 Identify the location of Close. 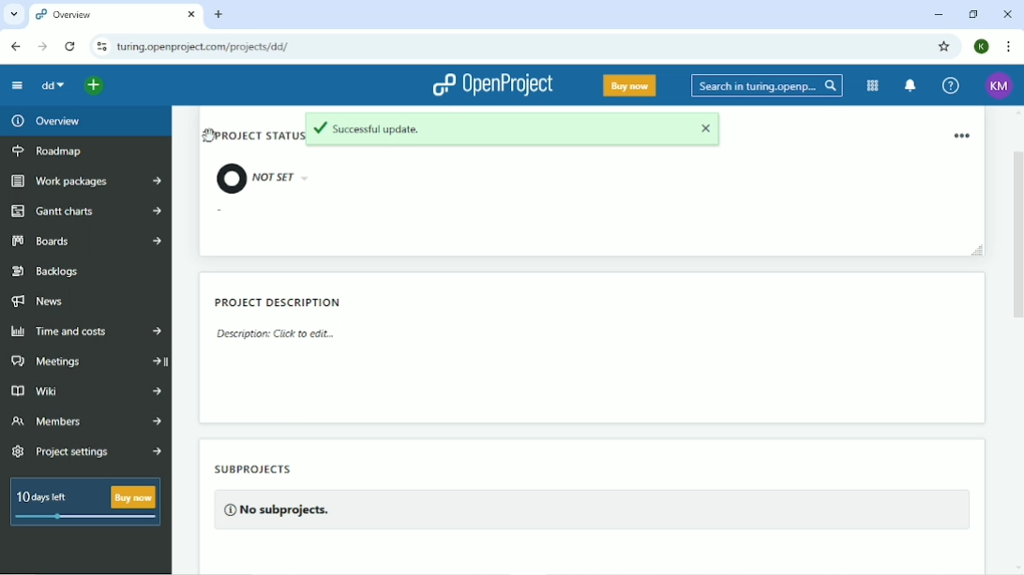
(1008, 15).